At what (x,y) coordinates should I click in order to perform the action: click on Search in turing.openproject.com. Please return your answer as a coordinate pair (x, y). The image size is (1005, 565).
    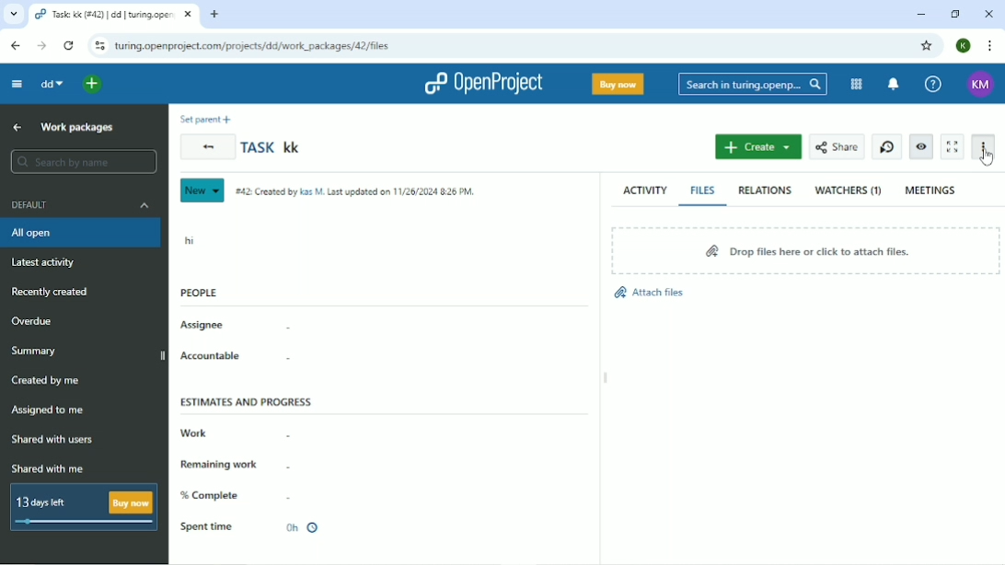
    Looking at the image, I should click on (754, 84).